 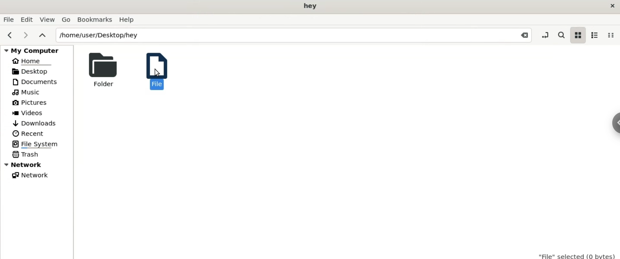 What do you see at coordinates (37, 144) in the screenshot?
I see `file system` at bounding box center [37, 144].